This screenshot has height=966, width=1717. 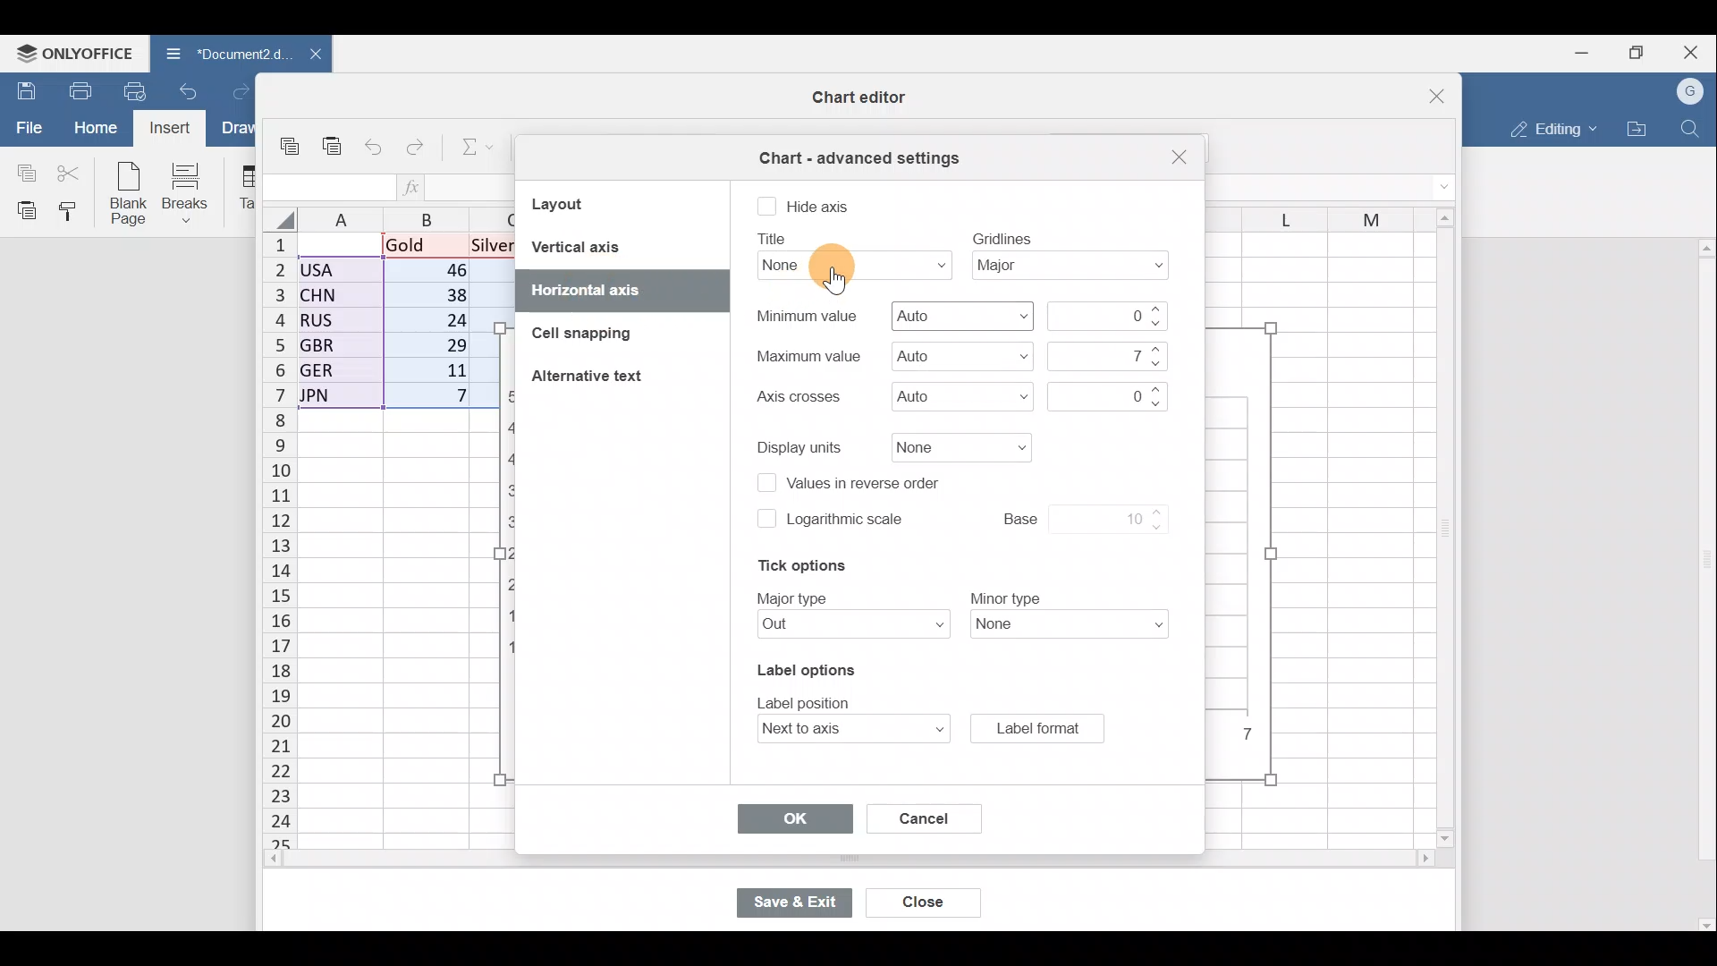 What do you see at coordinates (795, 819) in the screenshot?
I see `OK` at bounding box center [795, 819].